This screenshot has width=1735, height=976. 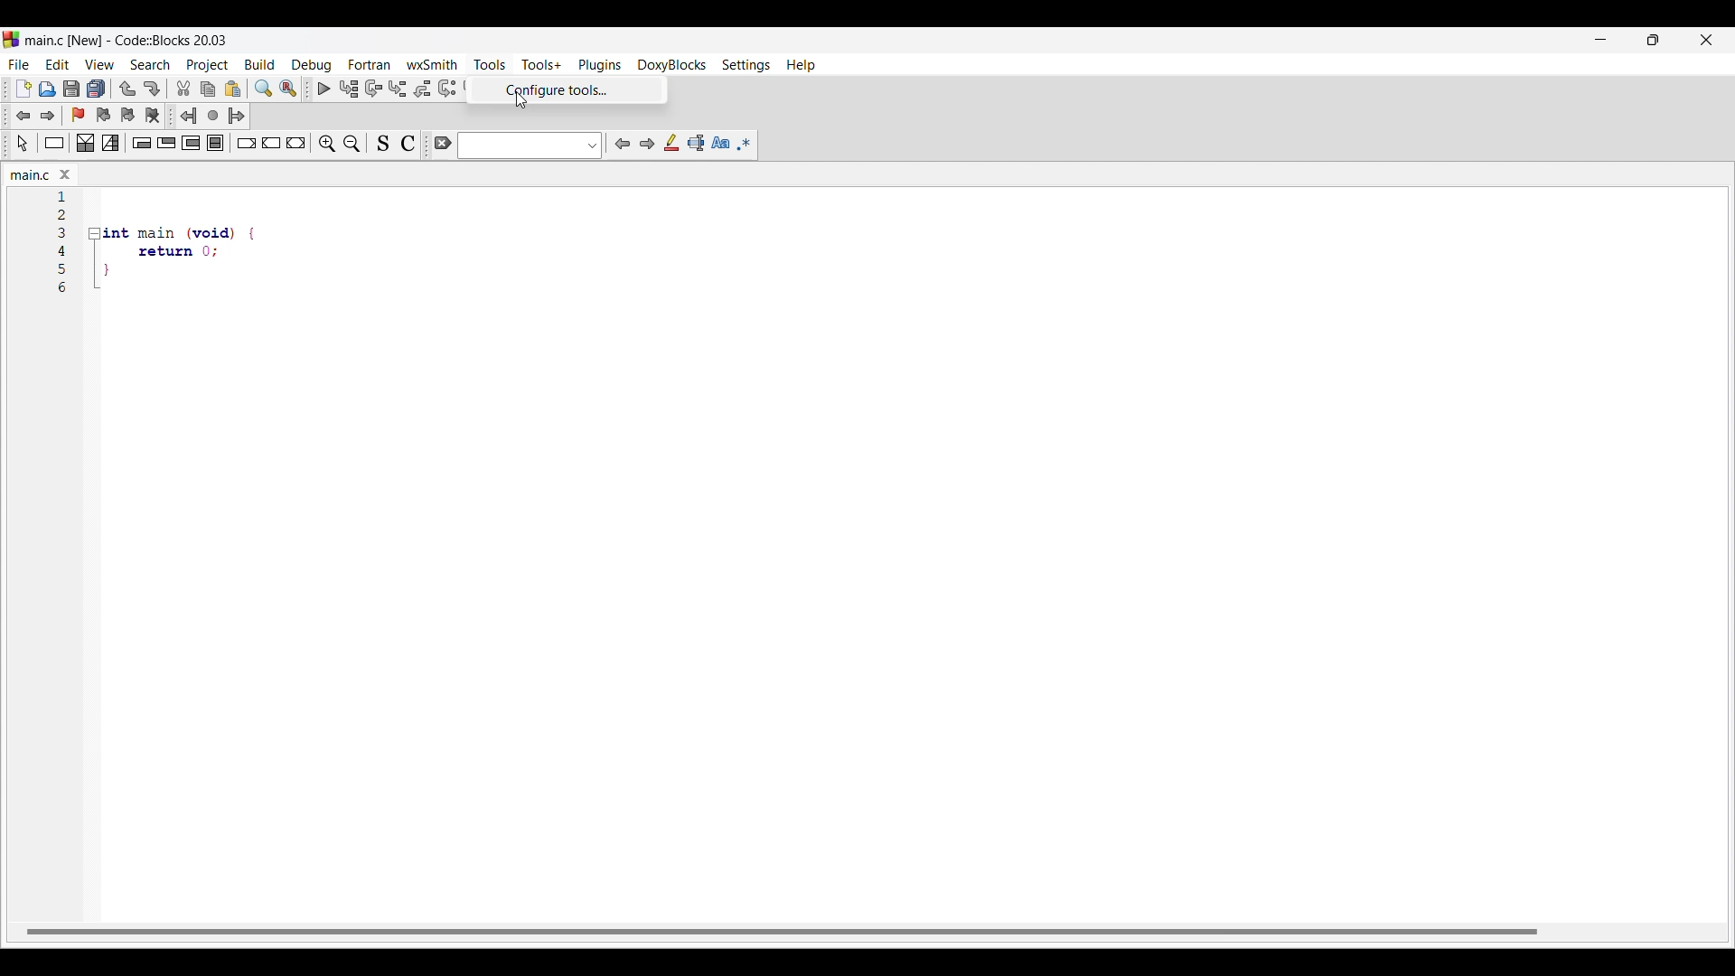 What do you see at coordinates (398, 89) in the screenshot?
I see `Step into` at bounding box center [398, 89].